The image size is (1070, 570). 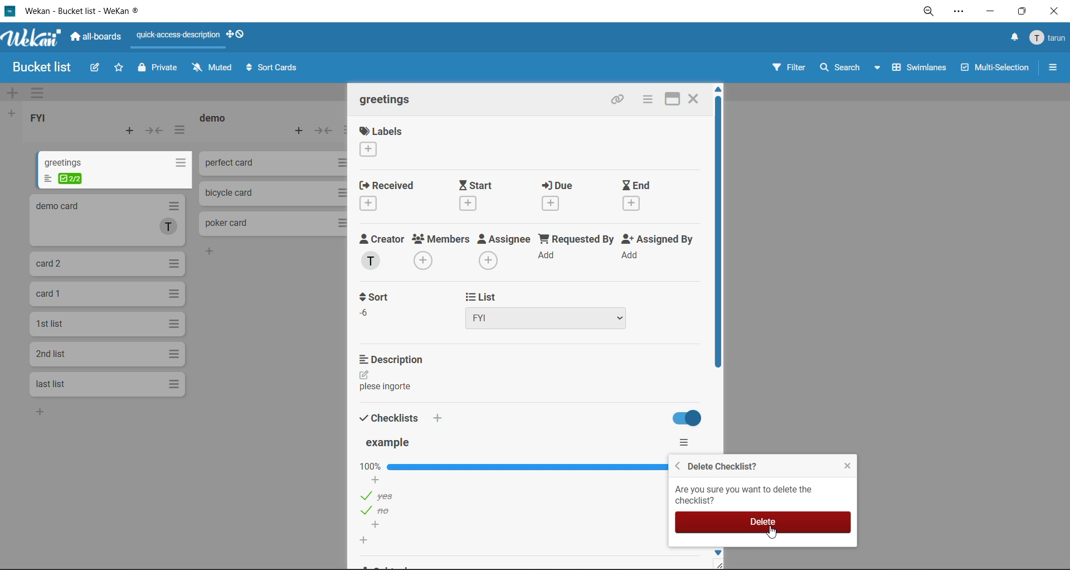 What do you see at coordinates (215, 119) in the screenshot?
I see `list title` at bounding box center [215, 119].